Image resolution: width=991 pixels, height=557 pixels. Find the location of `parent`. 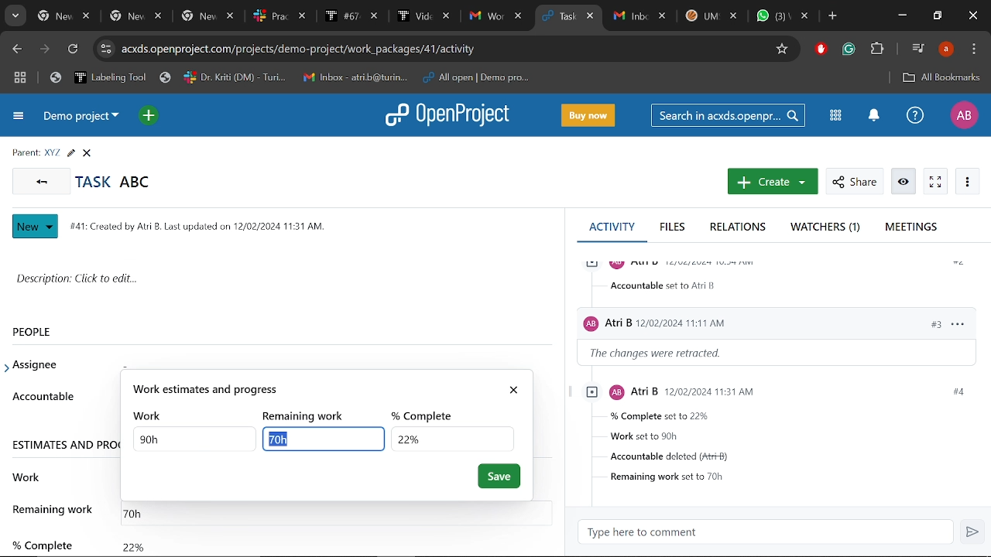

parent is located at coordinates (22, 152).